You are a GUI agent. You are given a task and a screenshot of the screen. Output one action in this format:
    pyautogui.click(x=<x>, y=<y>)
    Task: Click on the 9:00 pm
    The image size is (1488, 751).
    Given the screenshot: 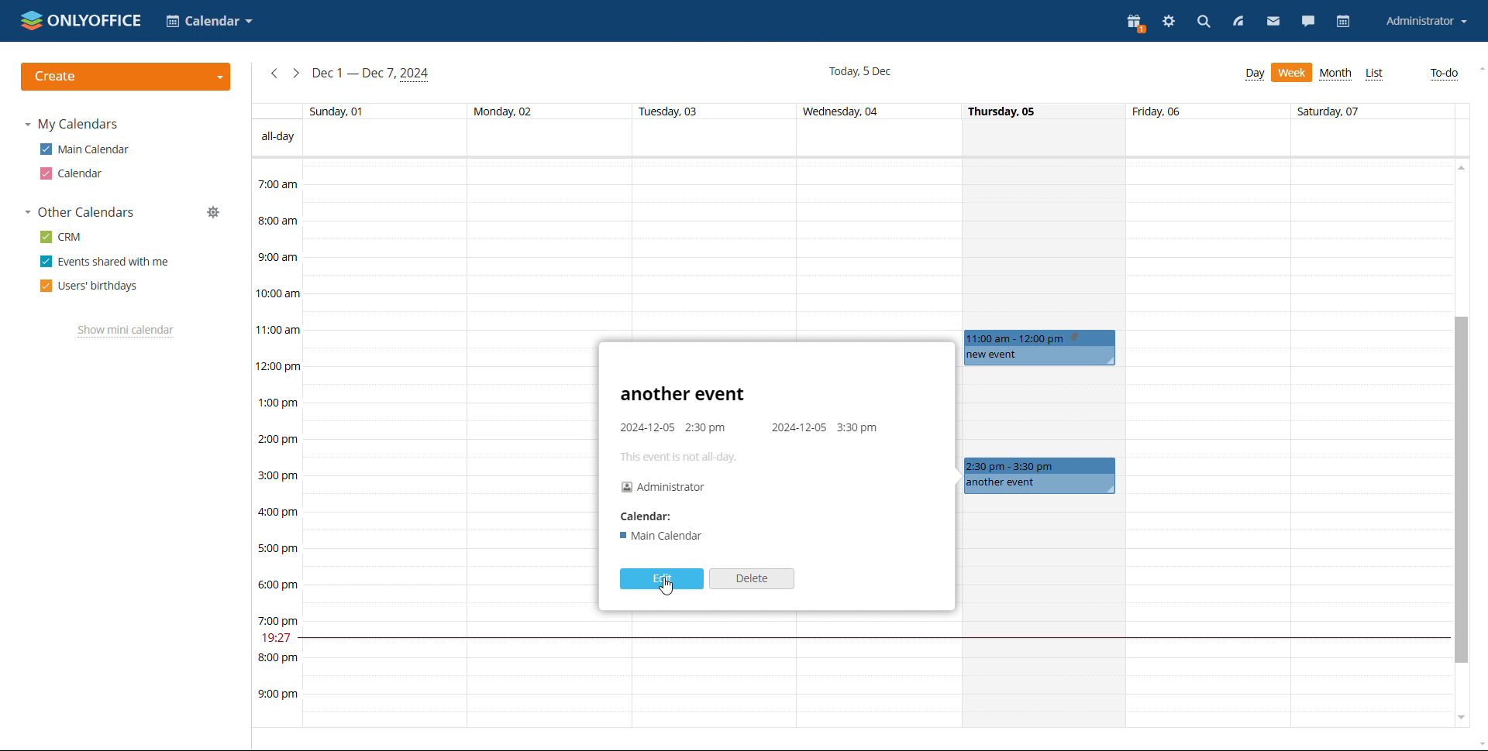 What is the action you would take?
    pyautogui.click(x=274, y=694)
    